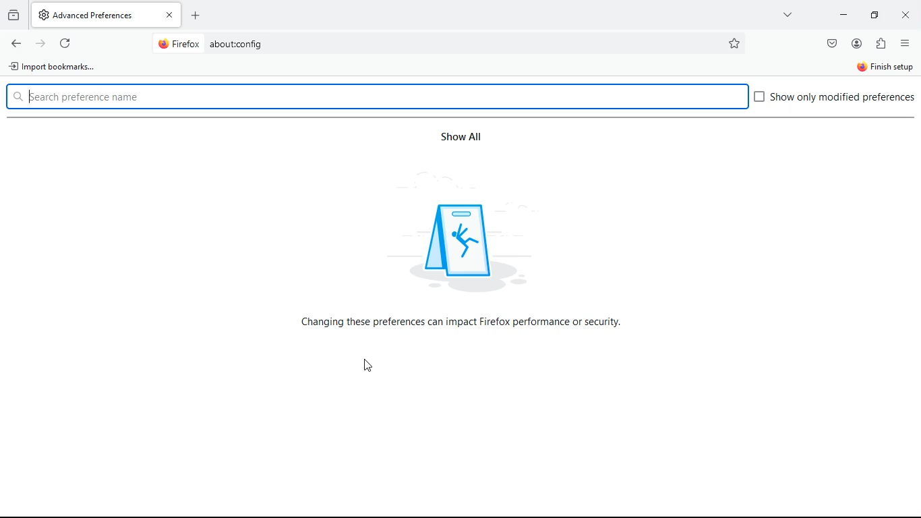 Image resolution: width=921 pixels, height=518 pixels. What do you see at coordinates (235, 44) in the screenshot?
I see `about:config` at bounding box center [235, 44].